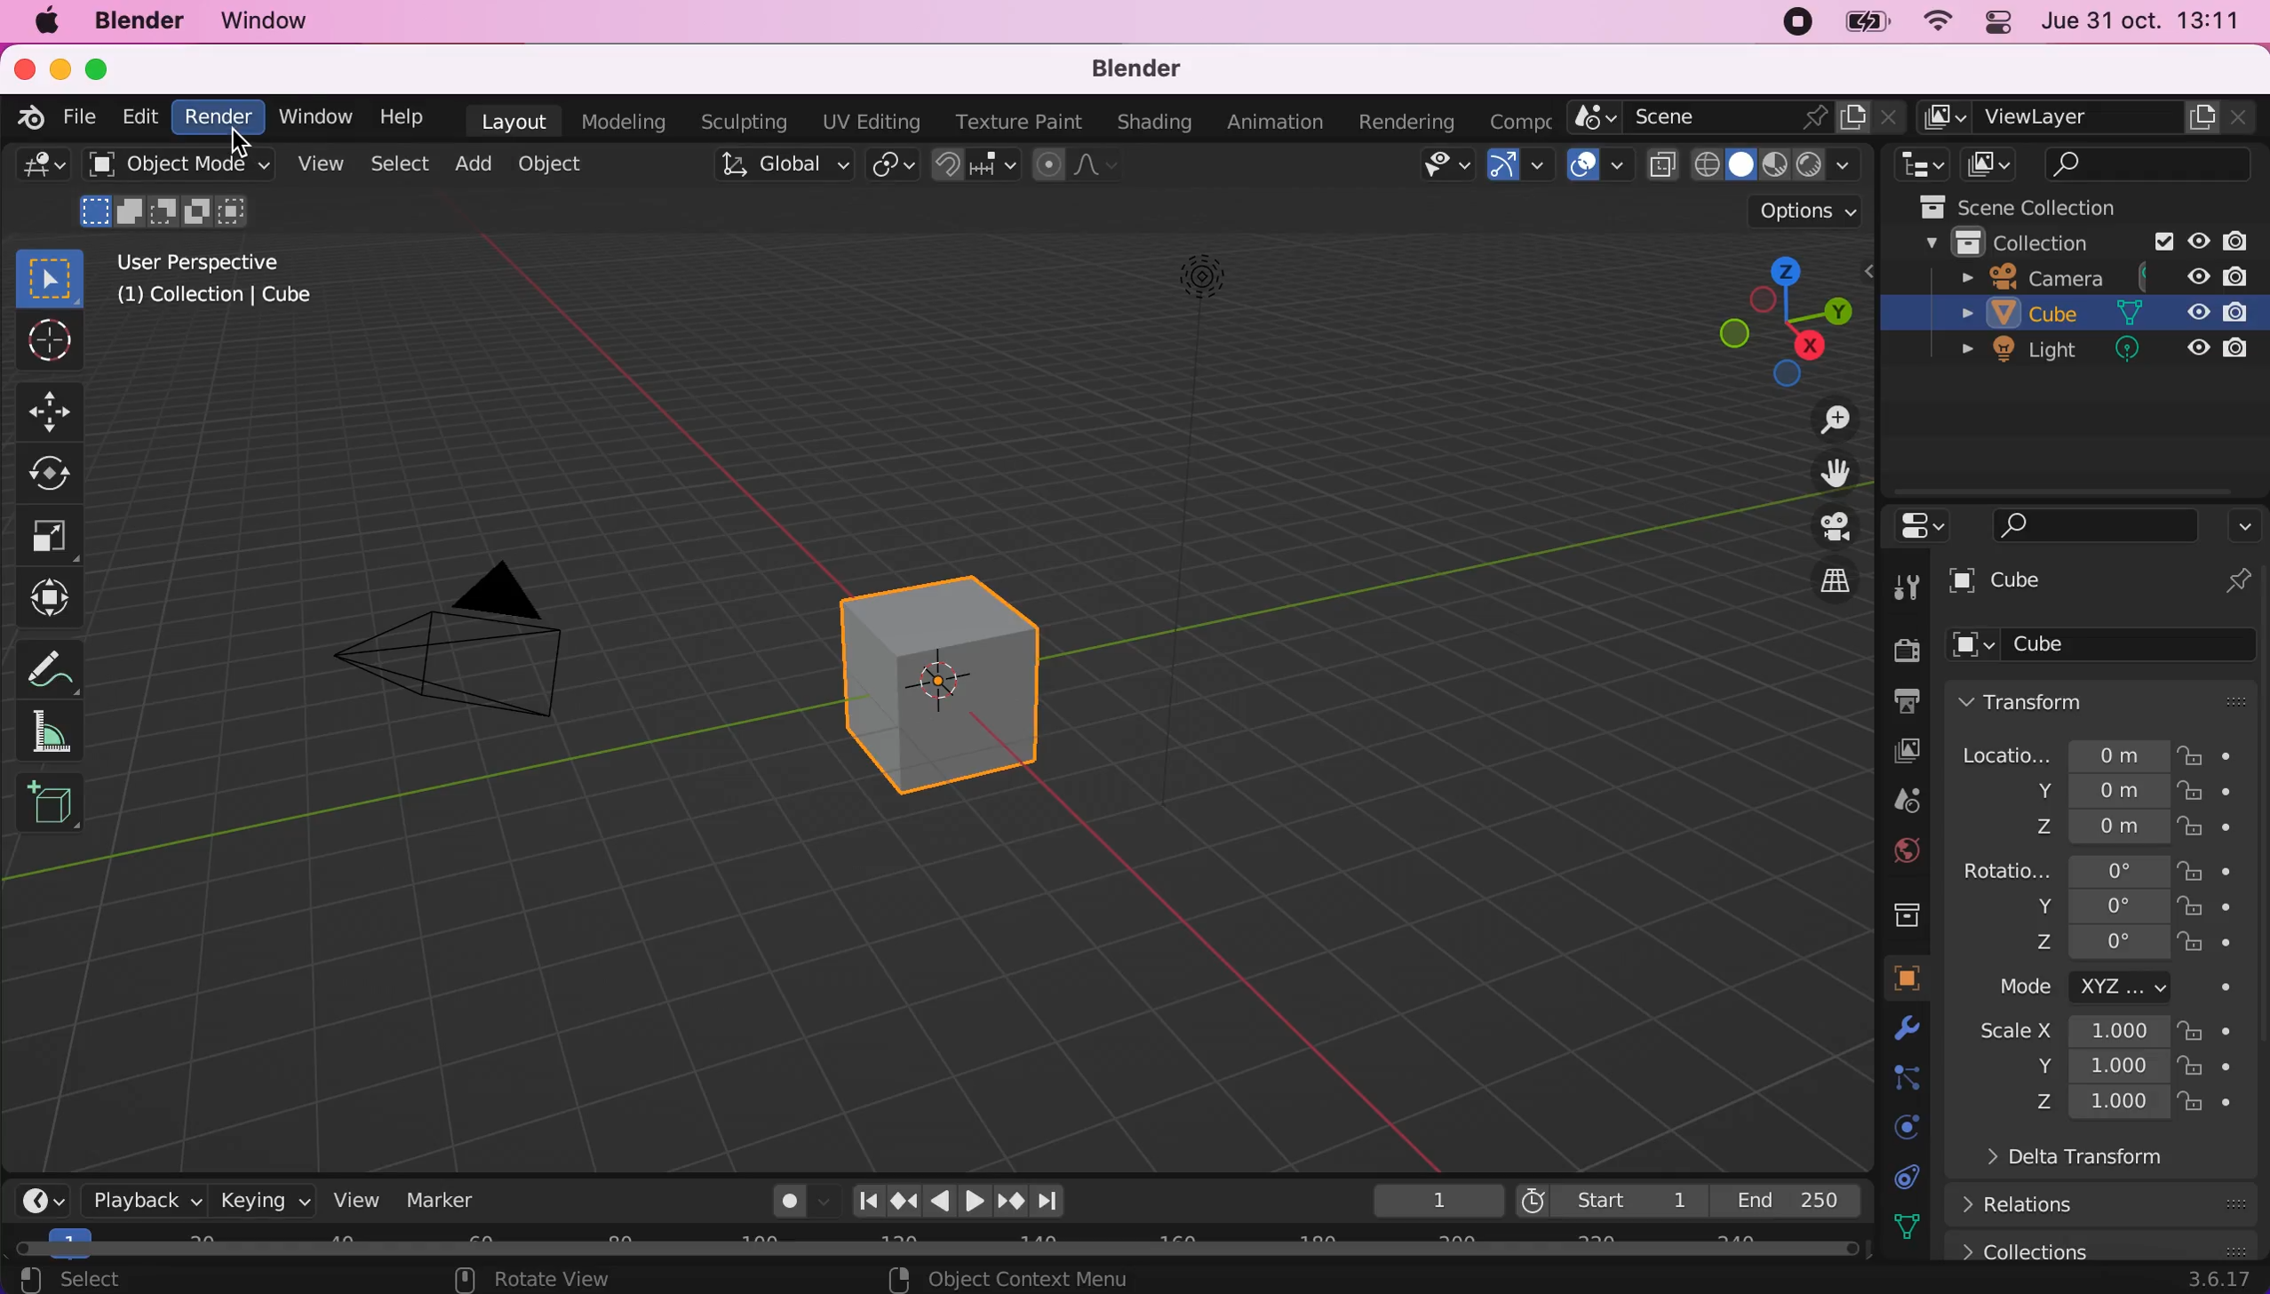 Image resolution: width=2270 pixels, height=1294 pixels. Describe the element at coordinates (2066, 791) in the screenshot. I see `location y` at that location.